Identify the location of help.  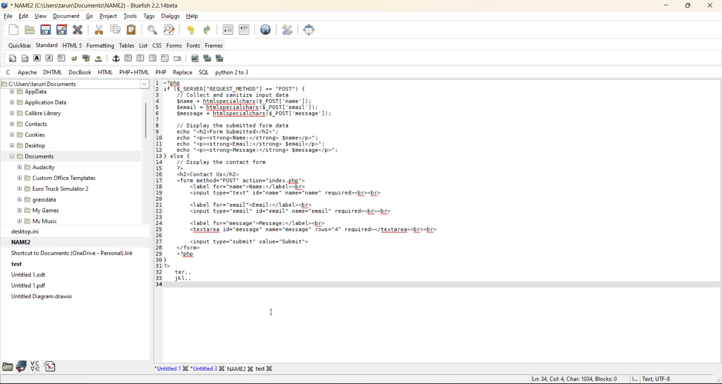
(191, 17).